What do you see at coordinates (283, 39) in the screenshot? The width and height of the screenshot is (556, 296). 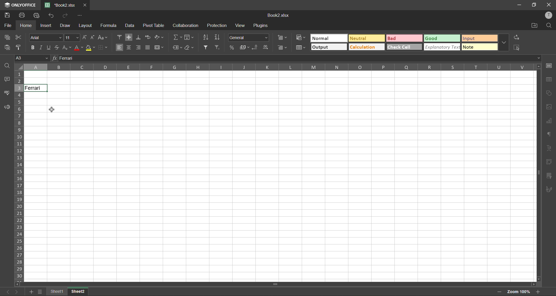 I see `insert cells` at bounding box center [283, 39].